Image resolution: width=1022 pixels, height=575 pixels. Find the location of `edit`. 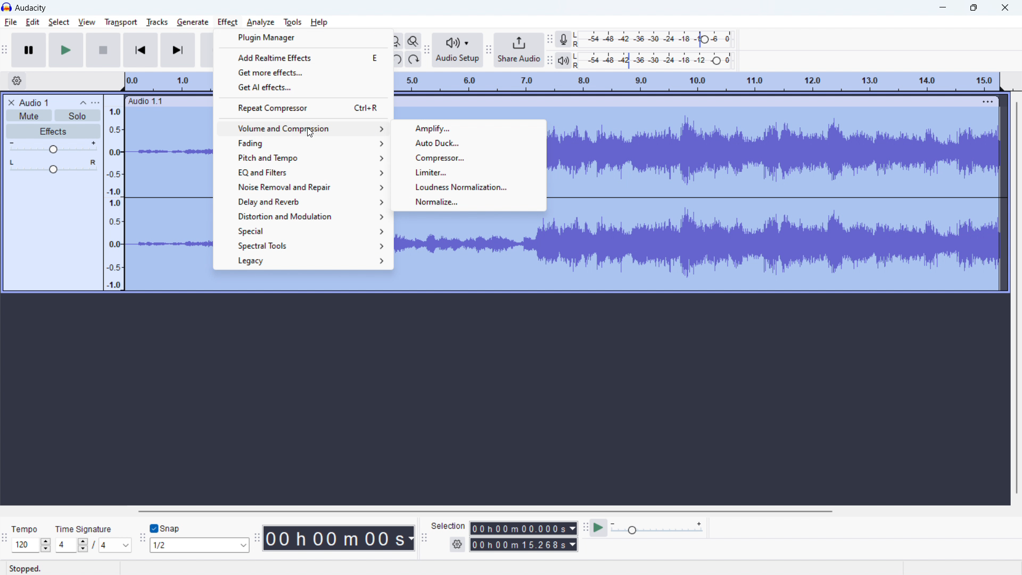

edit is located at coordinates (33, 22).